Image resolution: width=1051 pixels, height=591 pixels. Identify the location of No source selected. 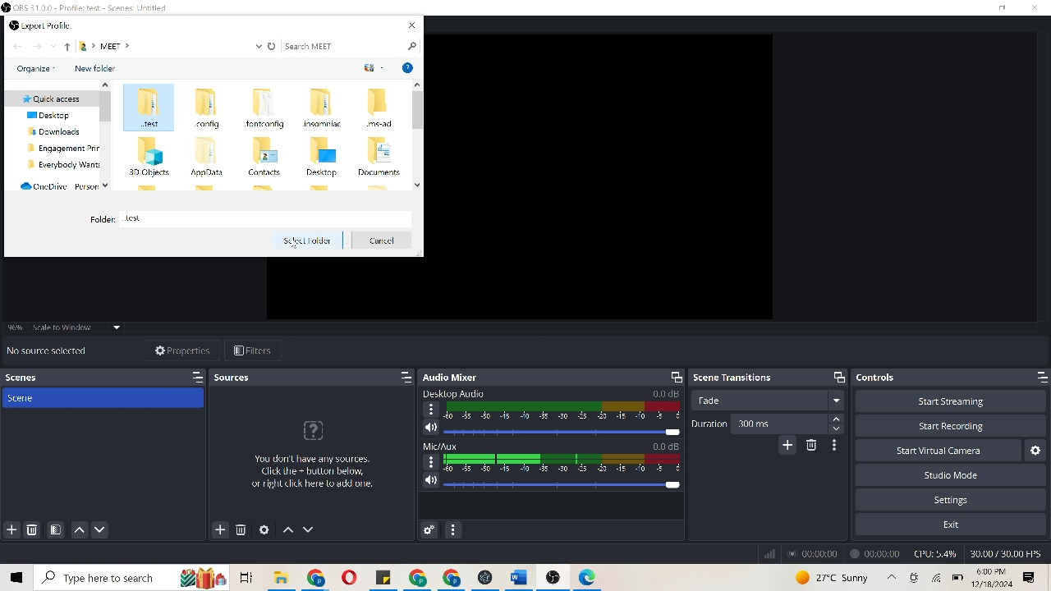
(48, 350).